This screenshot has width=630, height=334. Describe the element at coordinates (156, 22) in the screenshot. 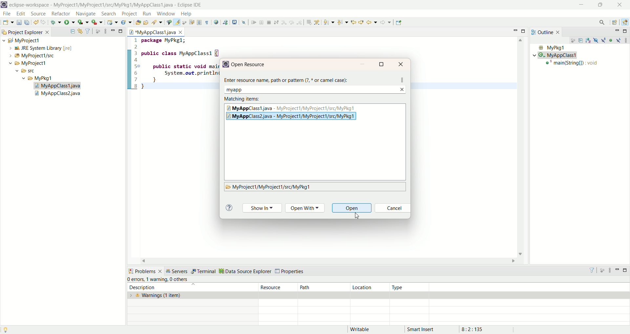

I see `search` at that location.